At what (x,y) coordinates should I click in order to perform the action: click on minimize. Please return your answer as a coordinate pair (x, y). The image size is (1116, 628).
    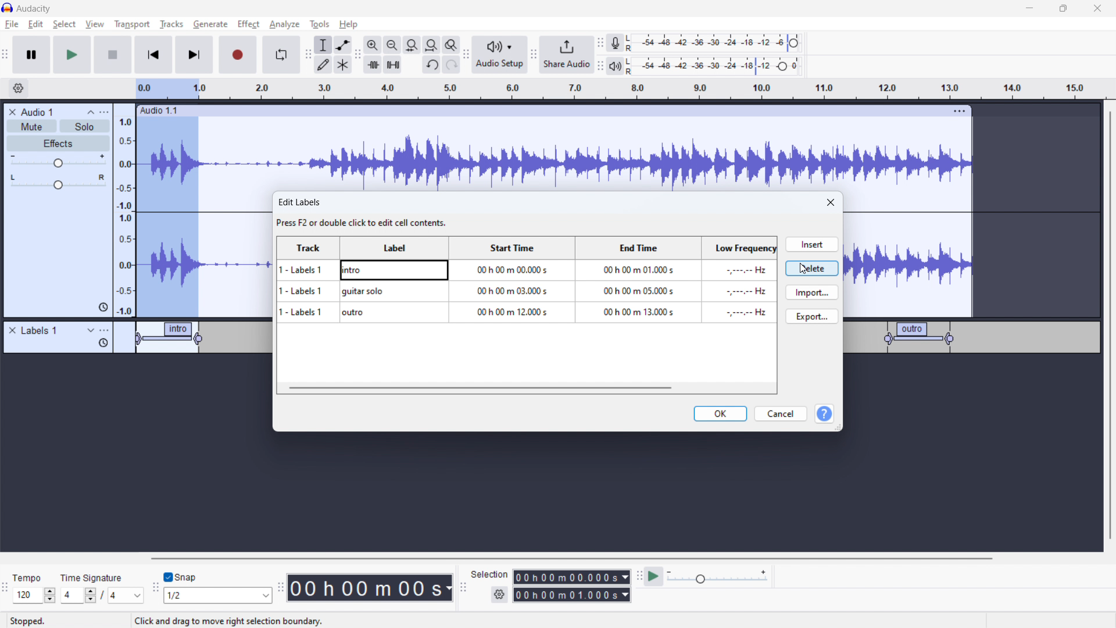
    Looking at the image, I should click on (1029, 9).